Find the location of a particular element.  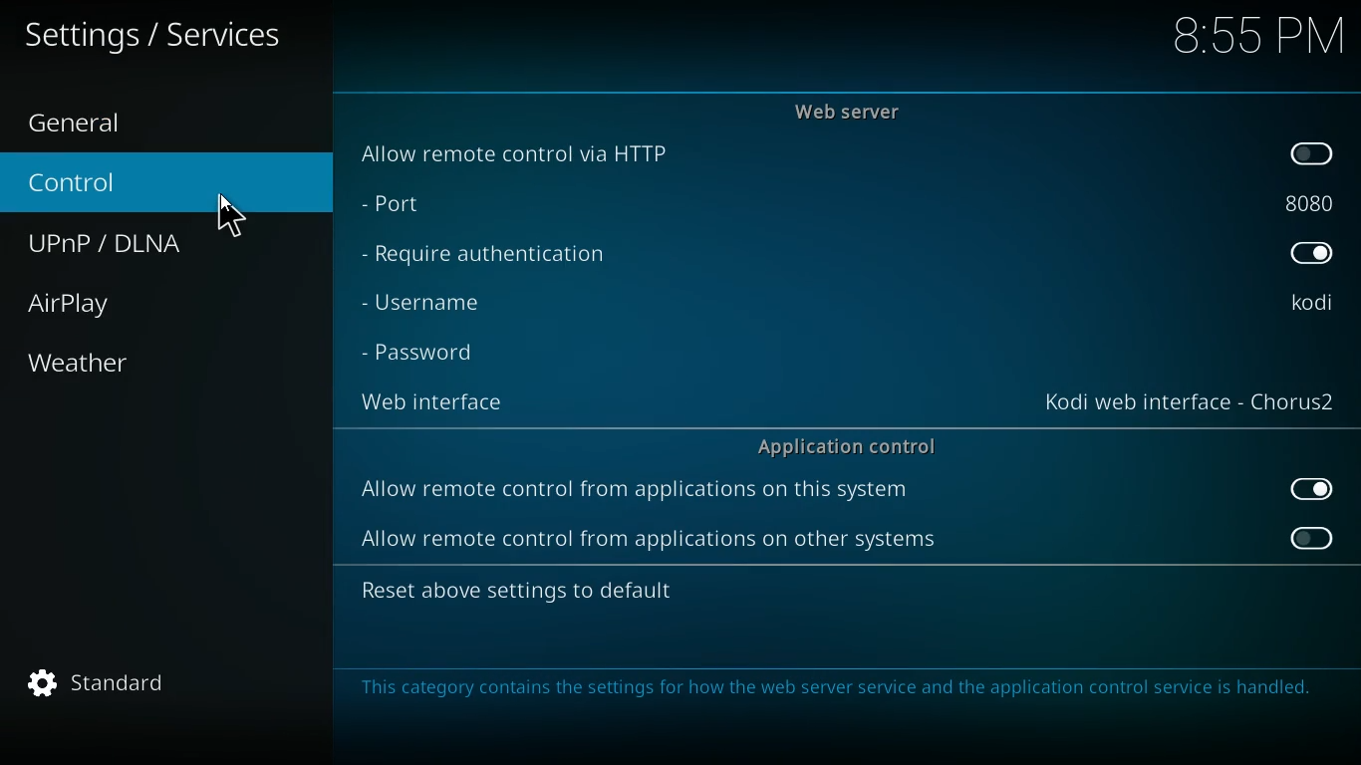

off is located at coordinates (1314, 154).